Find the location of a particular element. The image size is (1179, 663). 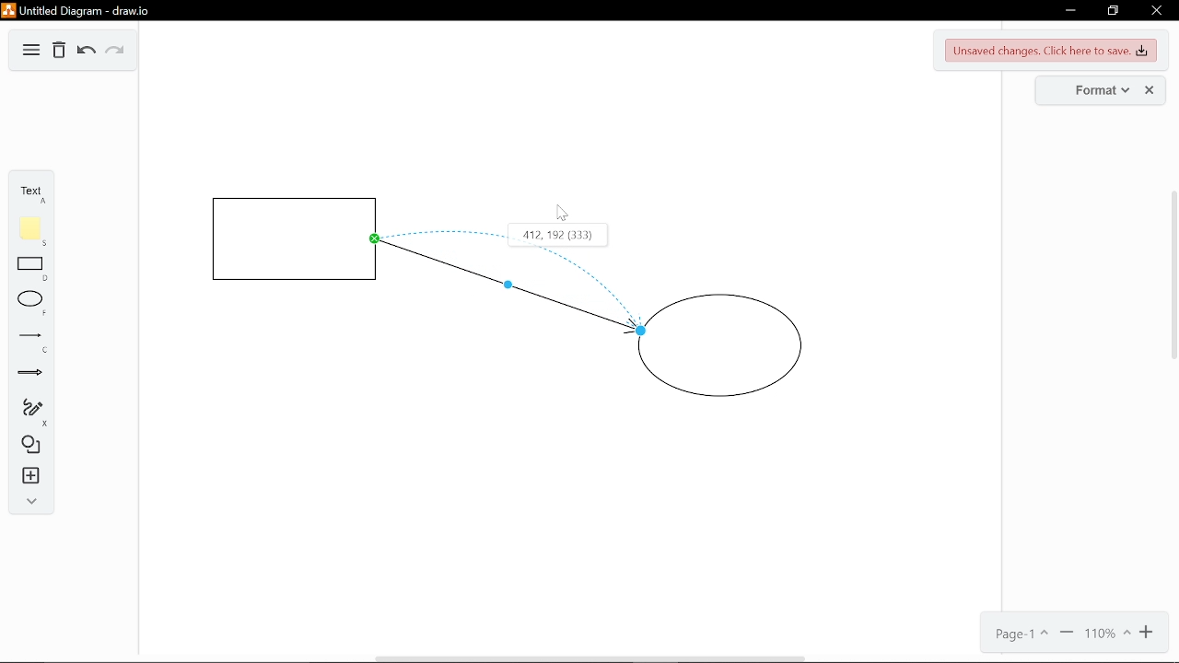

Expand/Collase is located at coordinates (29, 502).